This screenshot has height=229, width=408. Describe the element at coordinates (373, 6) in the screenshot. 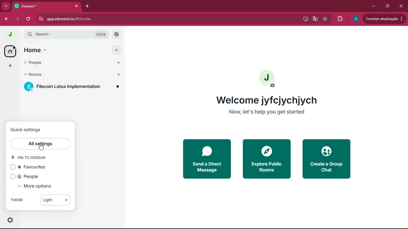

I see `minimize` at that location.